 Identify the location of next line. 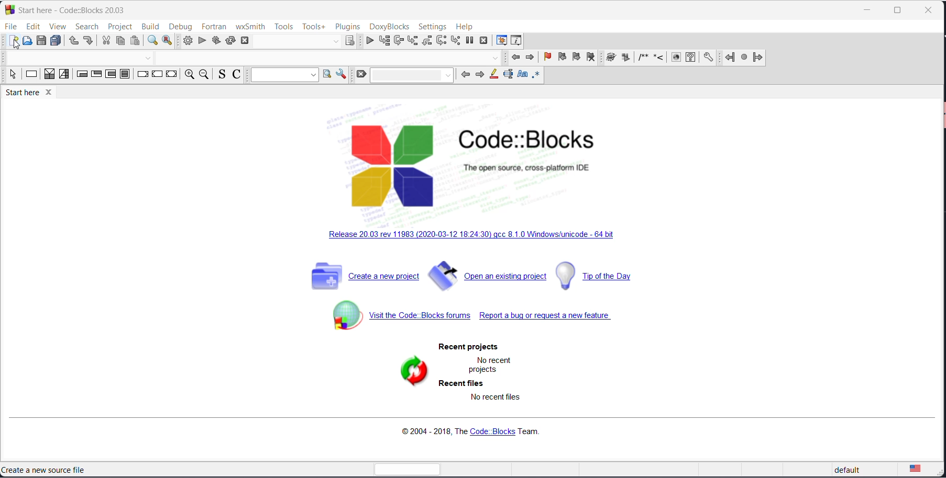
(398, 42).